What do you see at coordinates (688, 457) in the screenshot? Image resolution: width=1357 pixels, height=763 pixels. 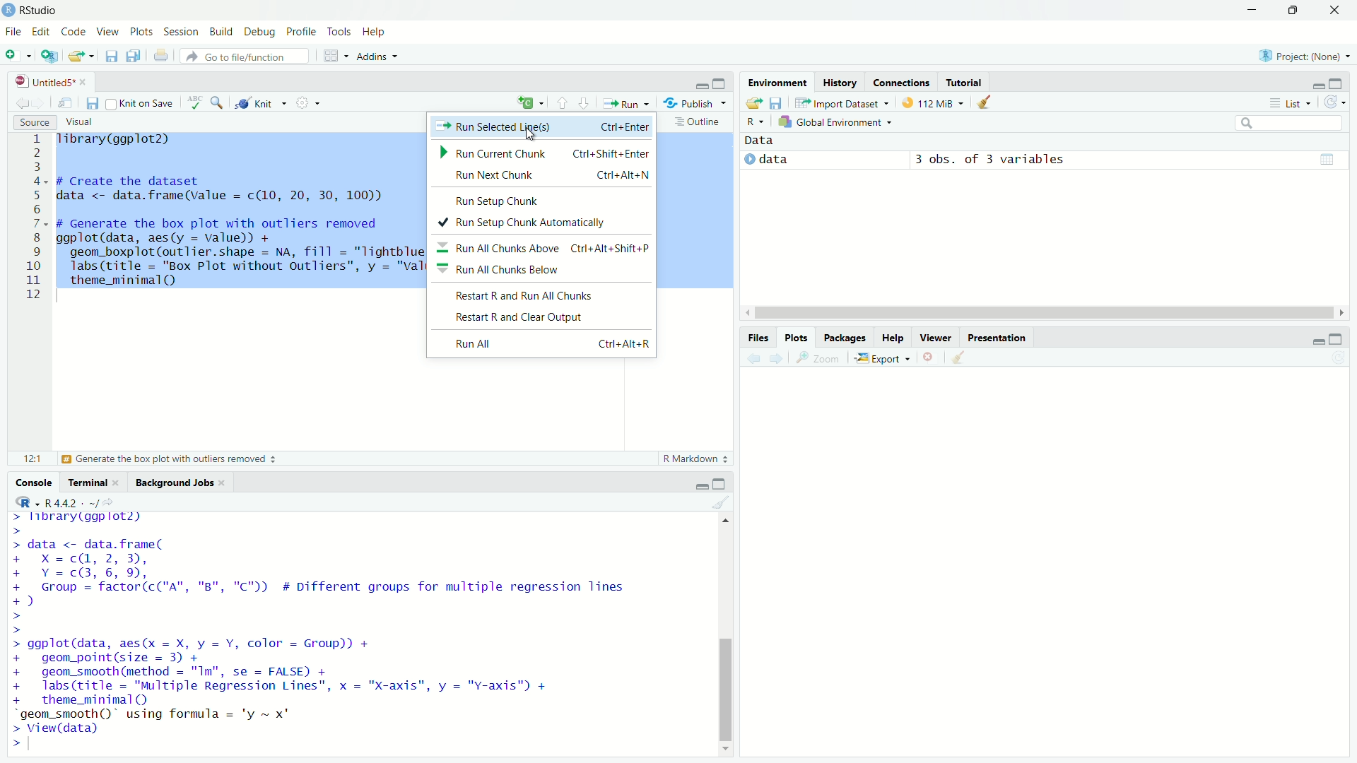 I see `R Markdown` at bounding box center [688, 457].